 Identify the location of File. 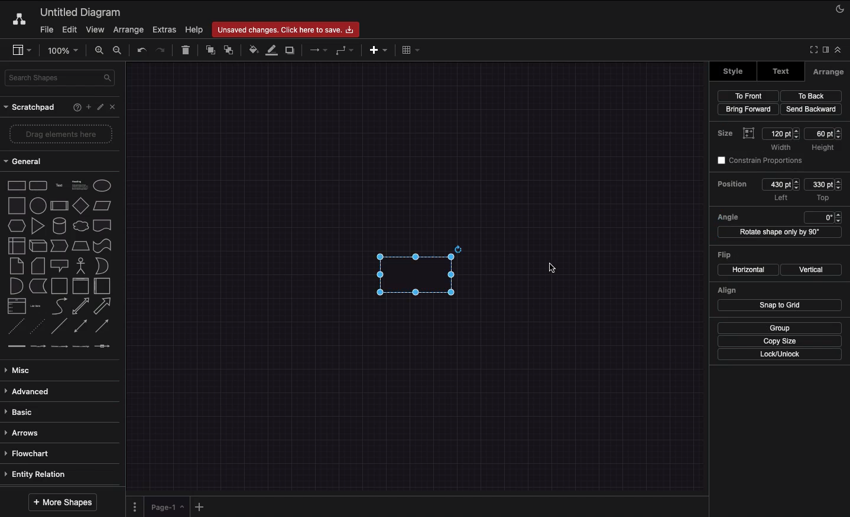
(46, 30).